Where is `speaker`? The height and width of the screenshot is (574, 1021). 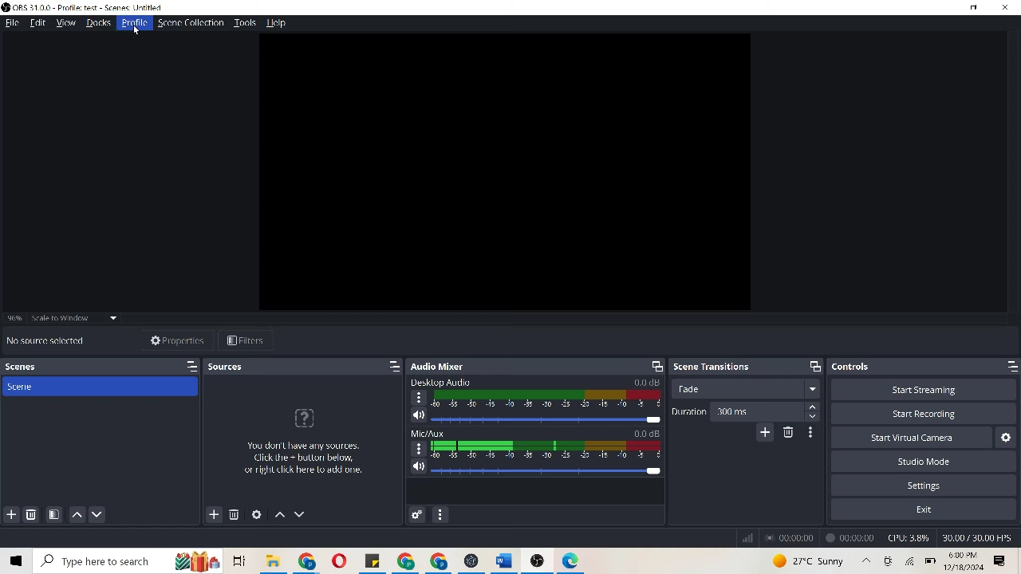 speaker is located at coordinates (418, 415).